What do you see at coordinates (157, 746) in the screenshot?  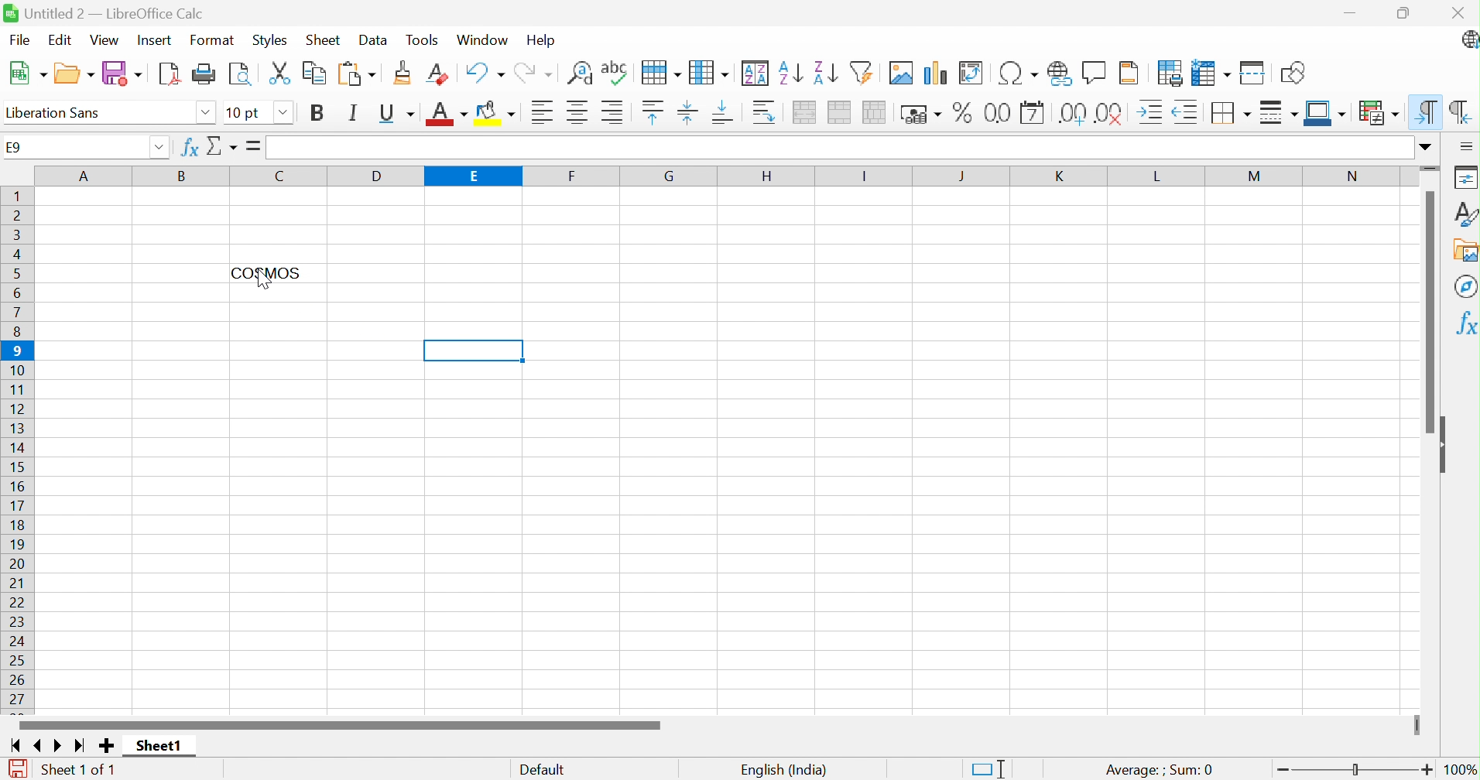 I see `Sheet1` at bounding box center [157, 746].